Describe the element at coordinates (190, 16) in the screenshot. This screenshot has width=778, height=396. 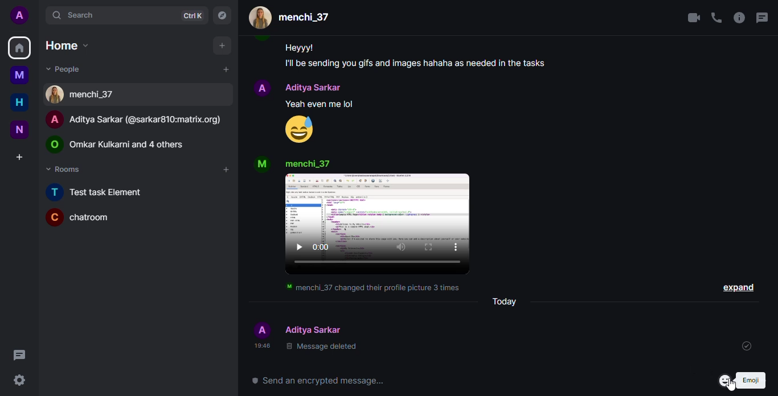
I see `ctrlK` at that location.